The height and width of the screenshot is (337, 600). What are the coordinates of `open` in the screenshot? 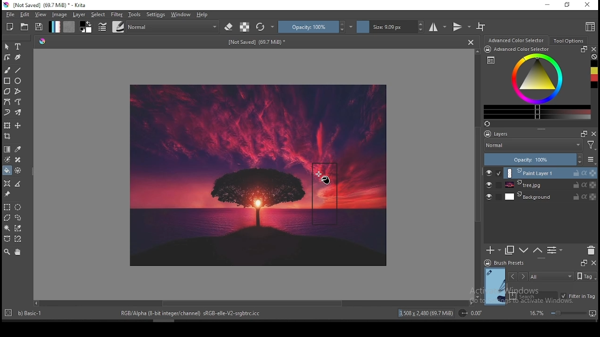 It's located at (25, 27).